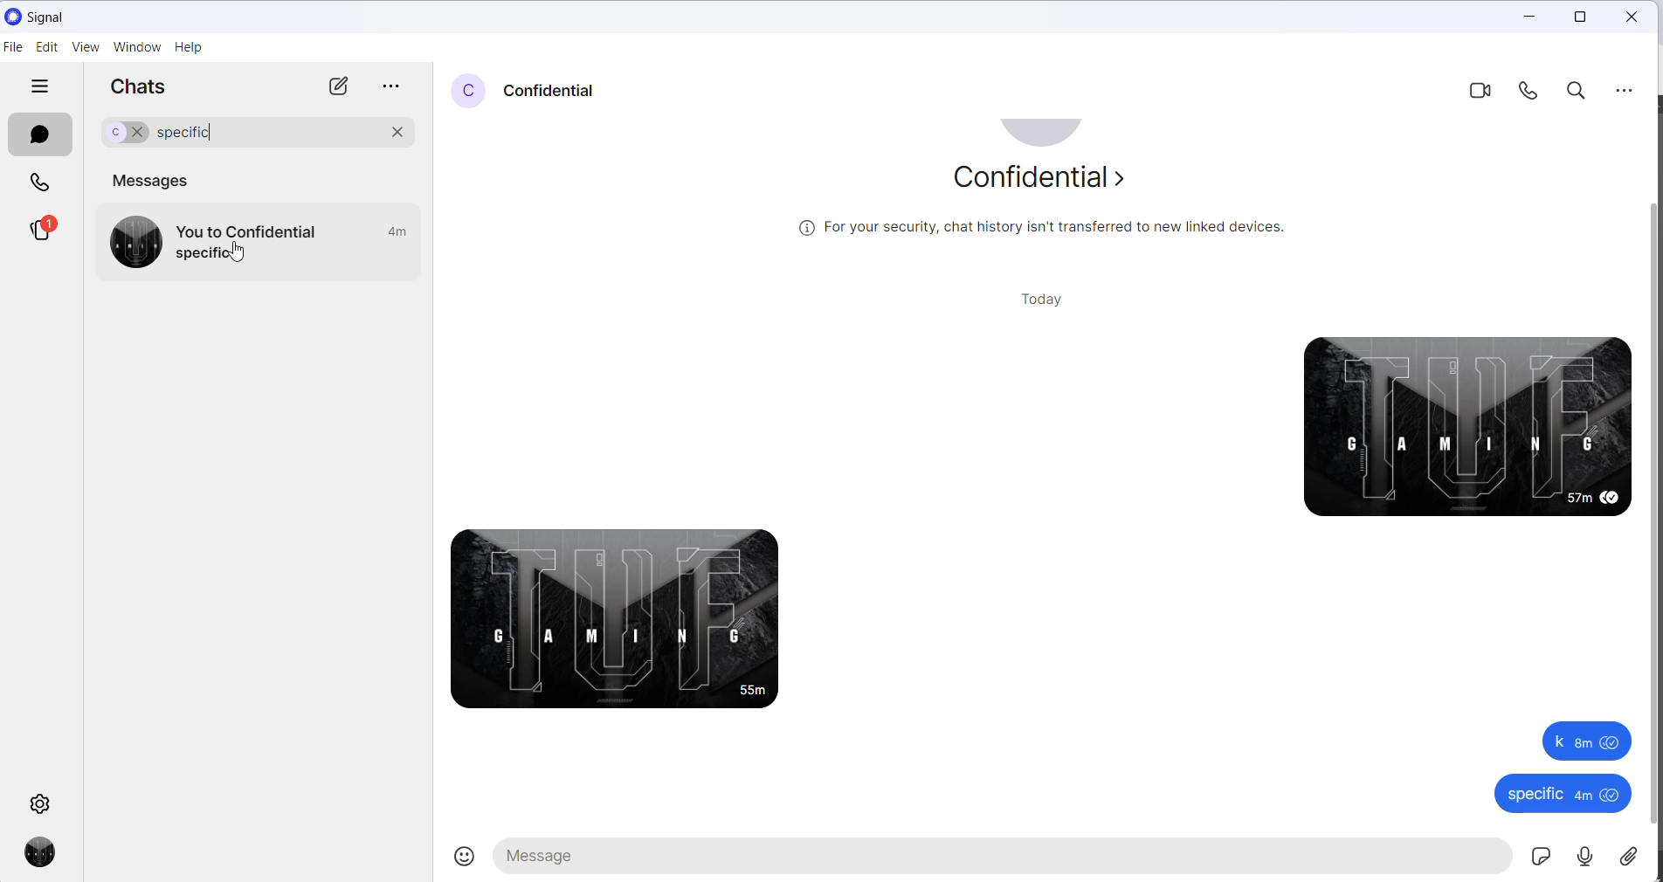  I want to click on last active time, so click(398, 233).